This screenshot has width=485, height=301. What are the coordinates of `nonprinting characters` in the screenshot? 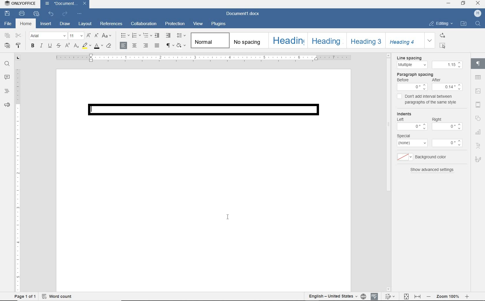 It's located at (169, 46).